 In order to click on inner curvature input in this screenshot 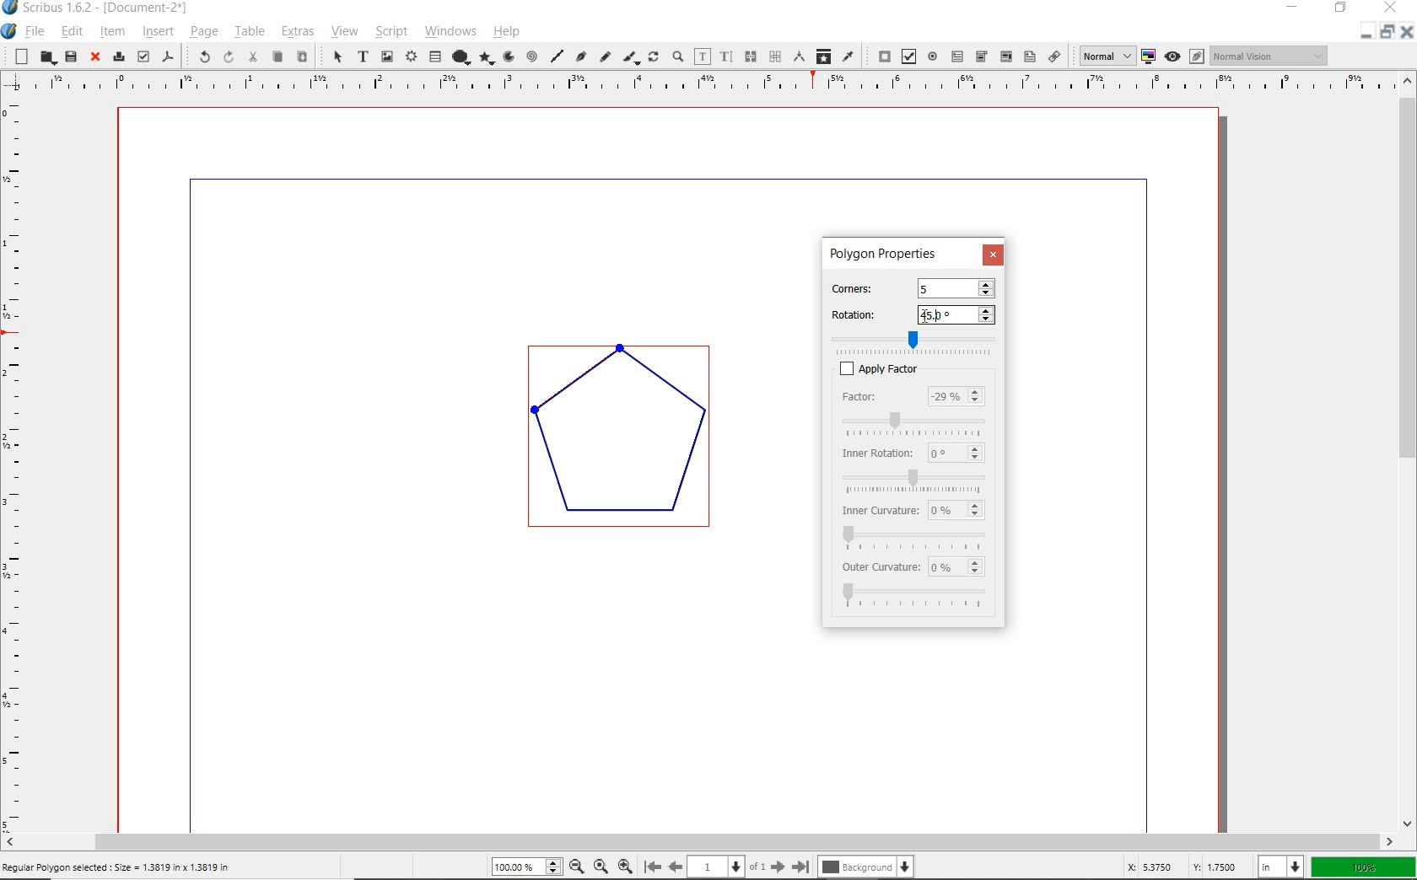, I will do `click(957, 508)`.